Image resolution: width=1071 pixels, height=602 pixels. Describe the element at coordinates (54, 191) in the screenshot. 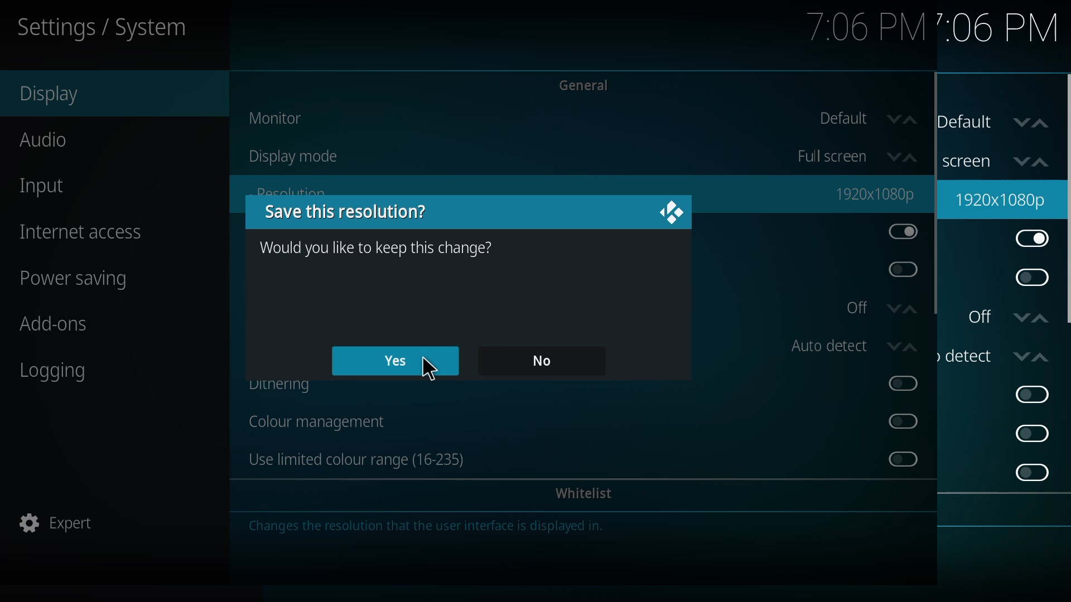

I see `input` at that location.